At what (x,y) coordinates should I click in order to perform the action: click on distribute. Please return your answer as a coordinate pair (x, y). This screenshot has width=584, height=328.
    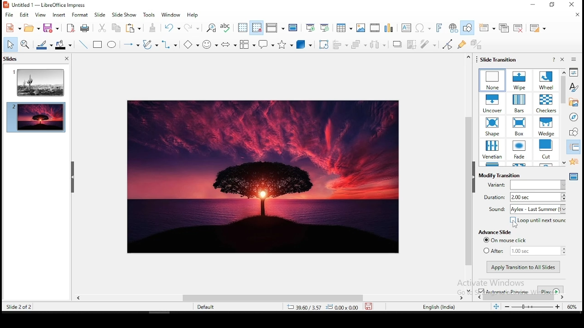
    Looking at the image, I should click on (380, 45).